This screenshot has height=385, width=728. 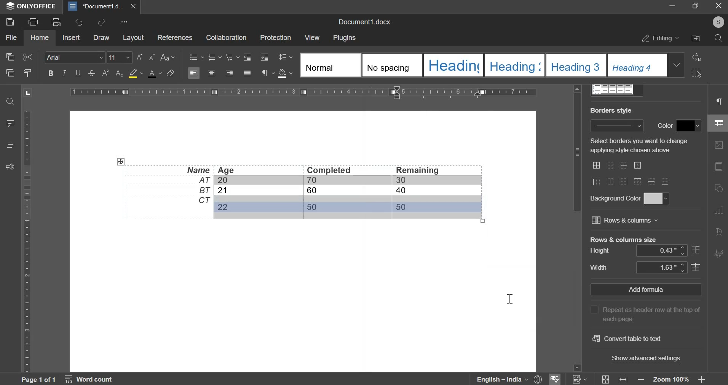 What do you see at coordinates (39, 37) in the screenshot?
I see `home` at bounding box center [39, 37].